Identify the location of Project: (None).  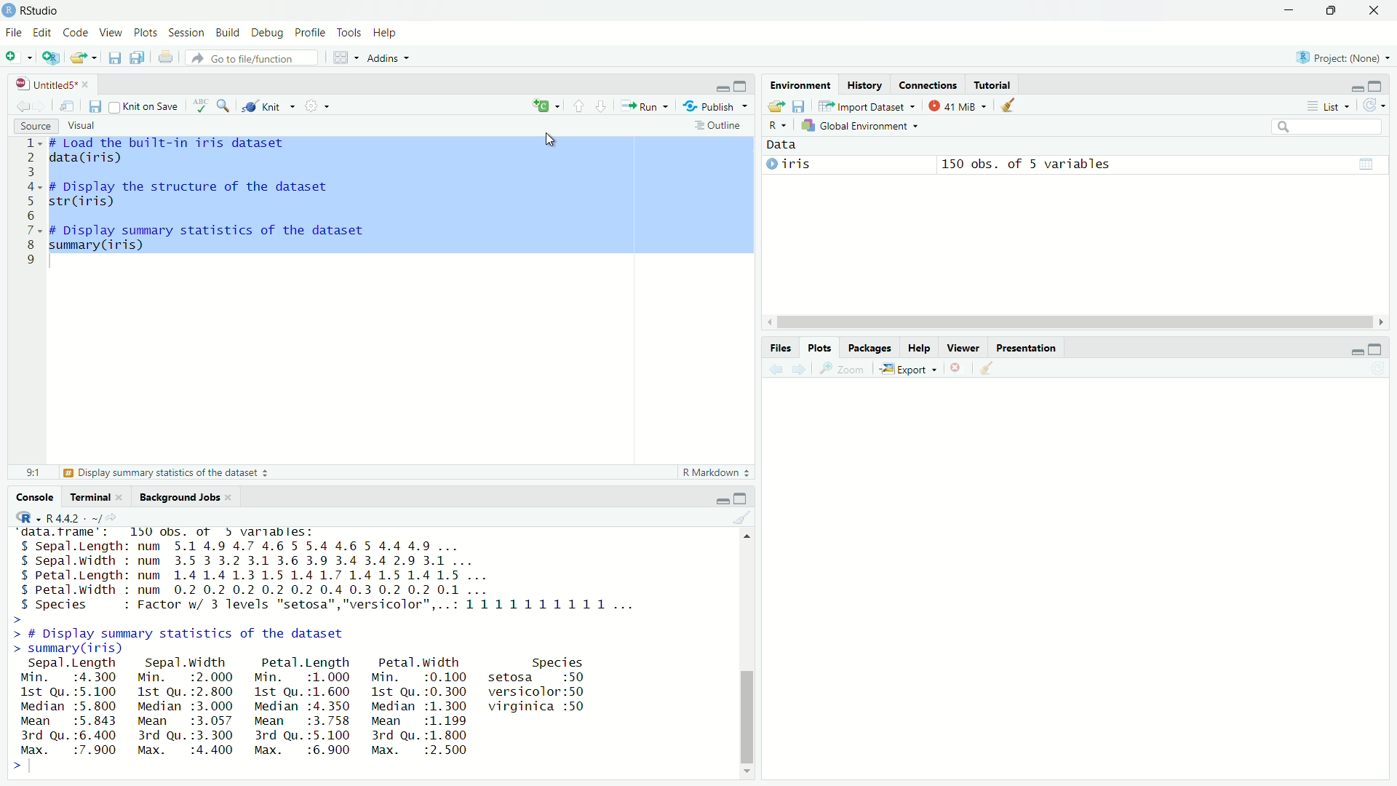
(1344, 57).